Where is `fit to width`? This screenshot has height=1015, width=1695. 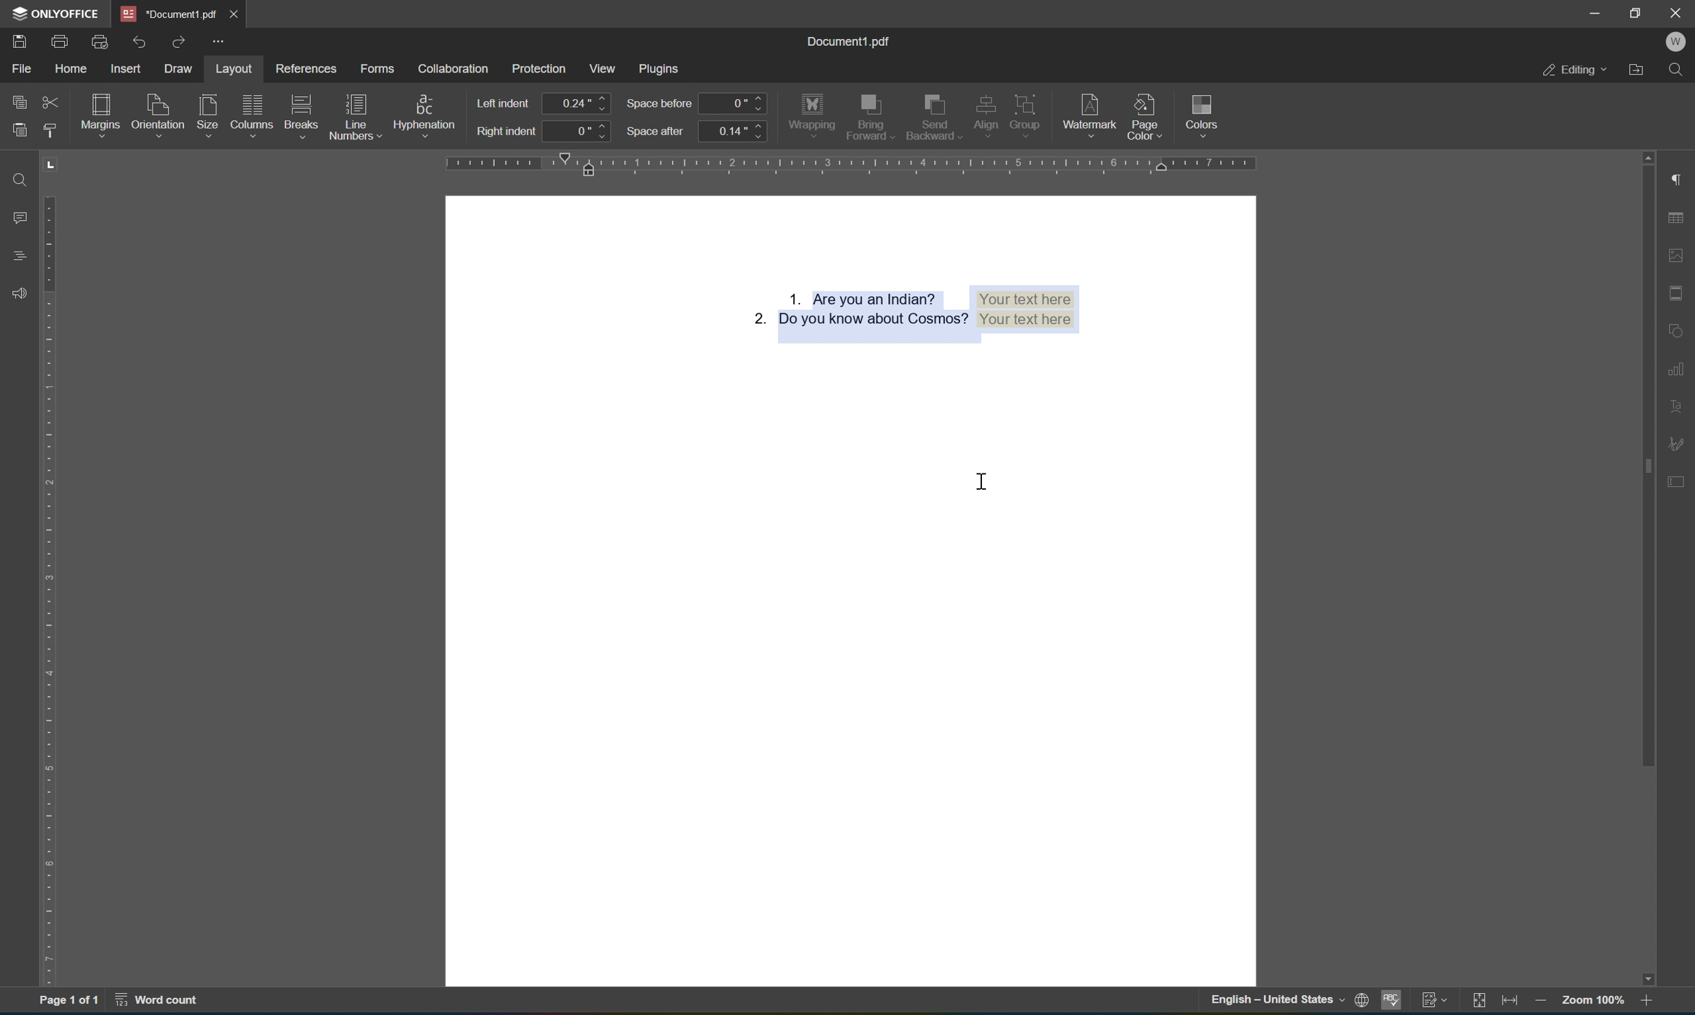 fit to width is located at coordinates (1510, 1003).